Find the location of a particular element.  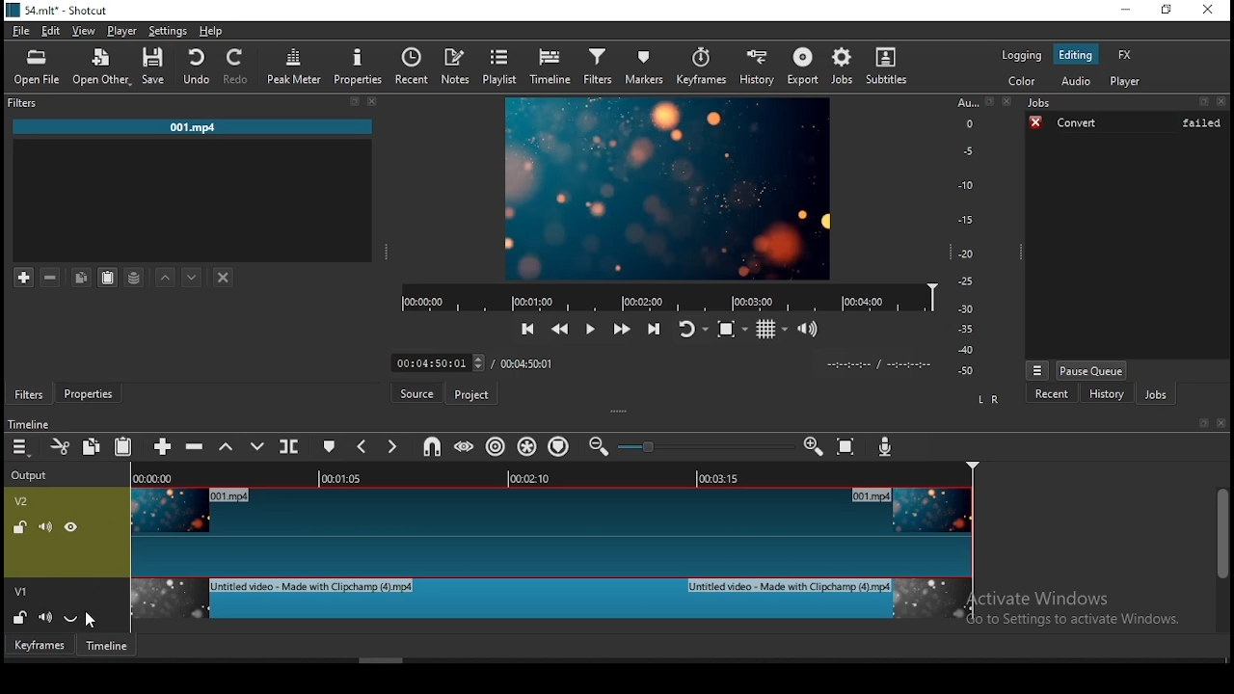

(un)lock is located at coordinates (17, 526).